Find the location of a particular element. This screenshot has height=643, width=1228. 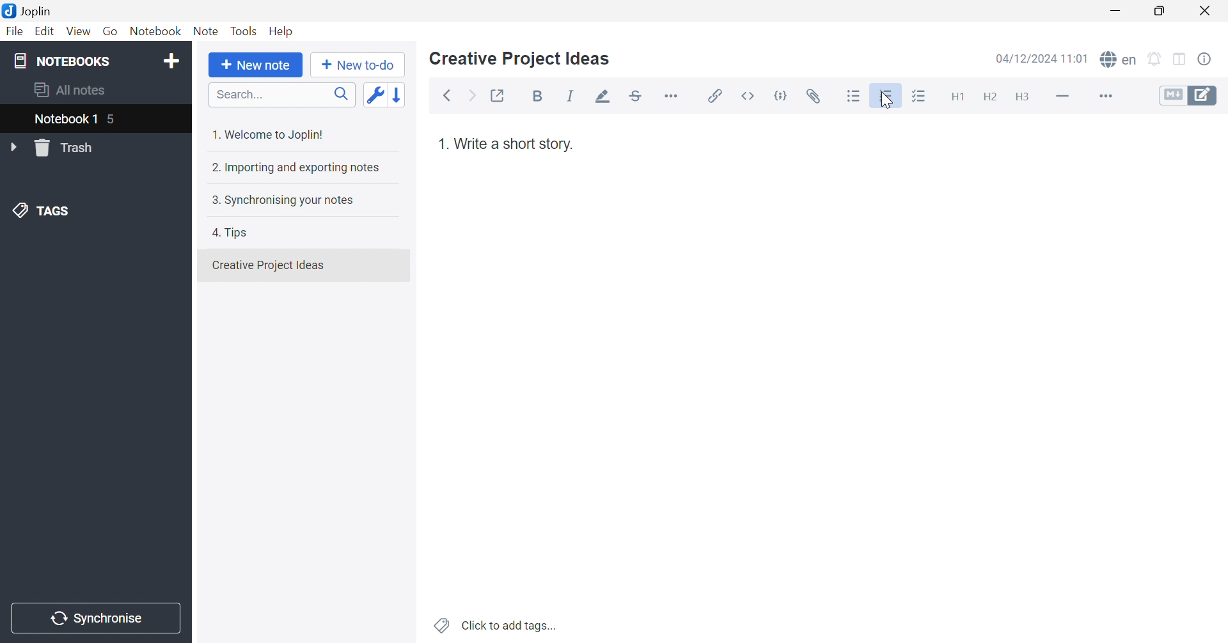

Strikethrough is located at coordinates (639, 97).